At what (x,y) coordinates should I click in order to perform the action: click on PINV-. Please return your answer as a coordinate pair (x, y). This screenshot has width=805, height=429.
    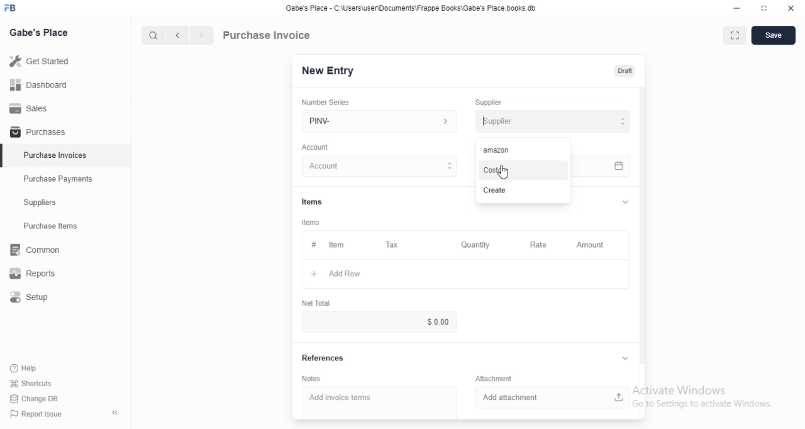
    Looking at the image, I should click on (379, 121).